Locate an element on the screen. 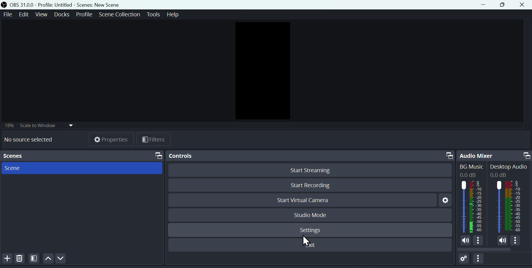 The image size is (532, 268). OBS 31.0 .0 profile untitled scenes new scene is located at coordinates (66, 5).